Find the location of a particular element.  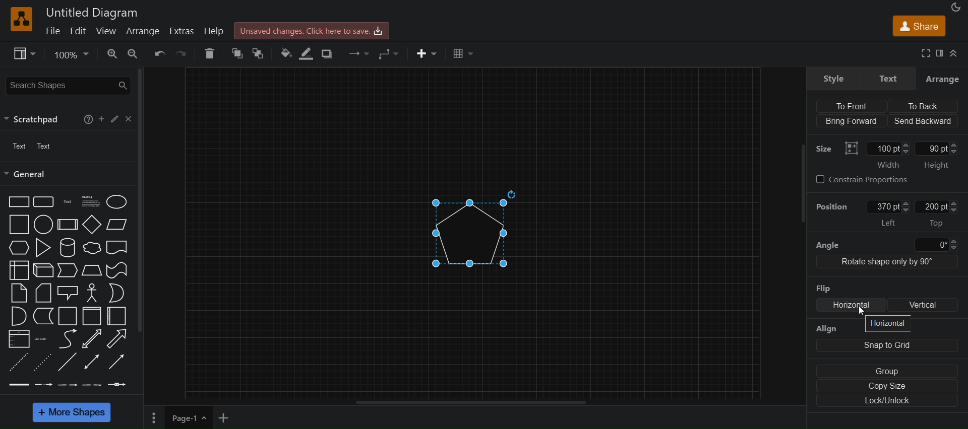

Connector with symbol is located at coordinates (117, 385).